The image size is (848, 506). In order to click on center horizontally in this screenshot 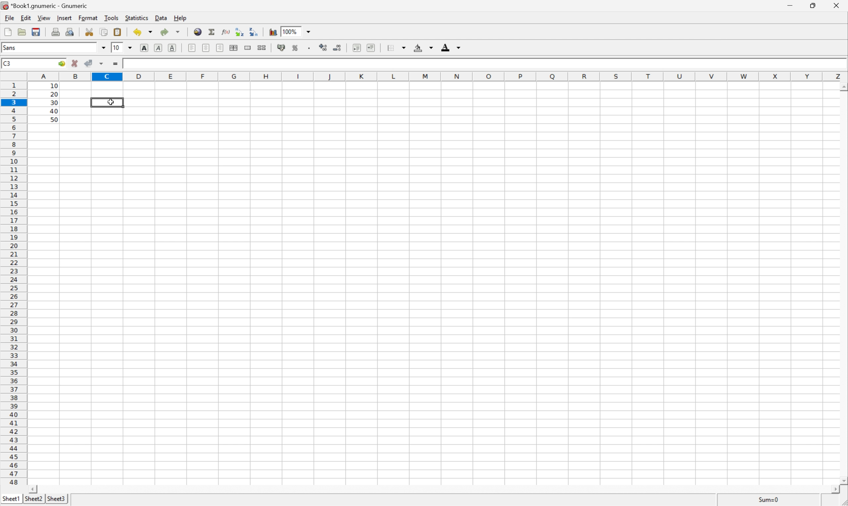, I will do `click(205, 47)`.